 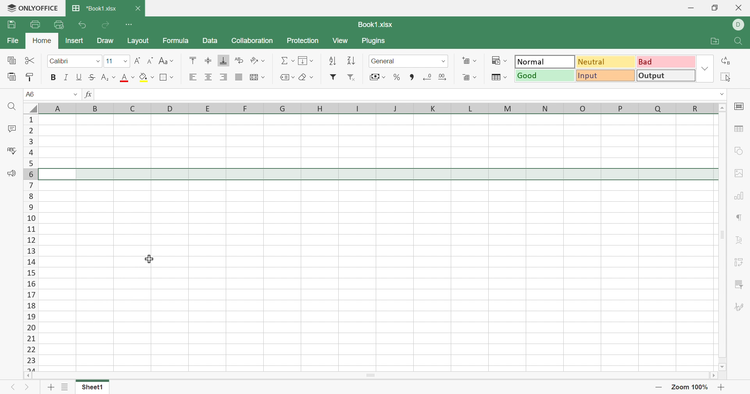 I want to click on Align Bottom, so click(x=221, y=61).